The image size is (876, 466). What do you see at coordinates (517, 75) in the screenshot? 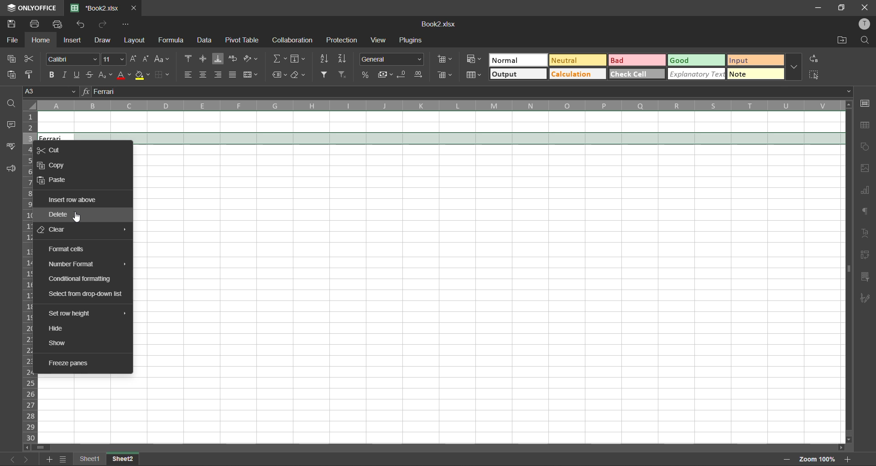
I see `output` at bounding box center [517, 75].